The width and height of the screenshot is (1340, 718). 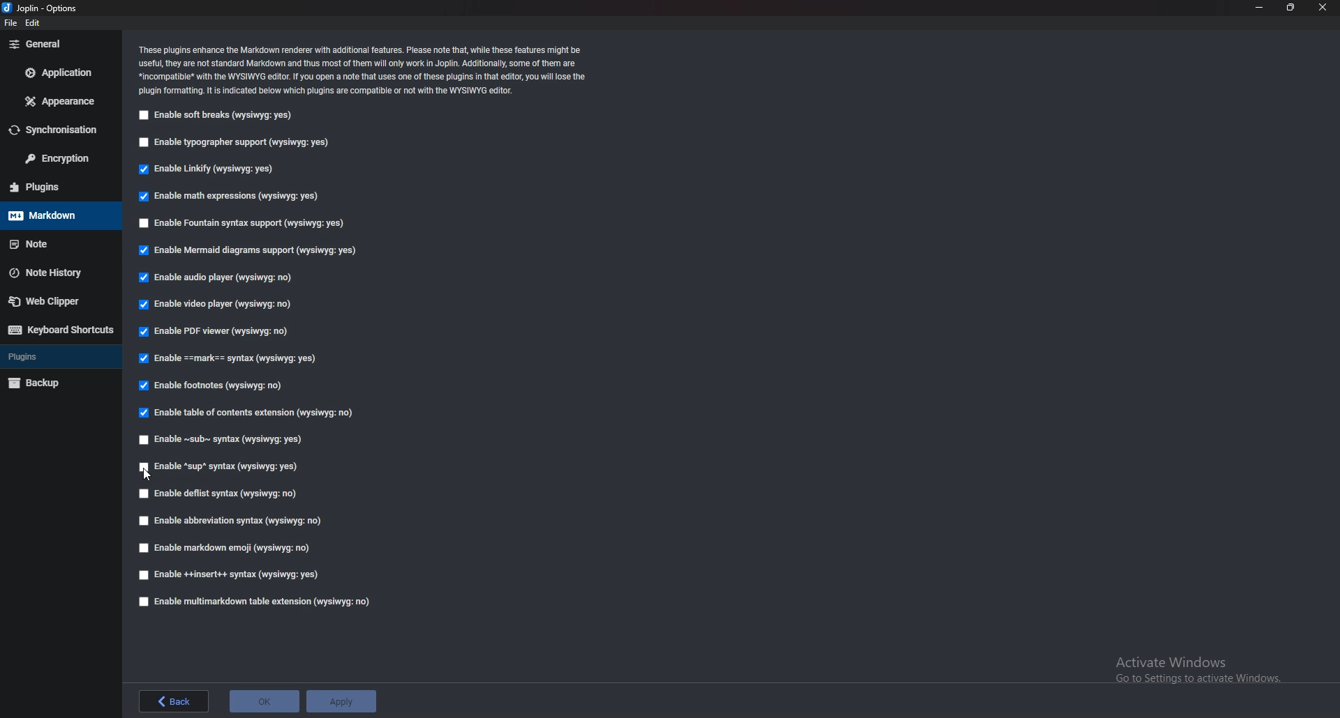 I want to click on backup, so click(x=59, y=383).